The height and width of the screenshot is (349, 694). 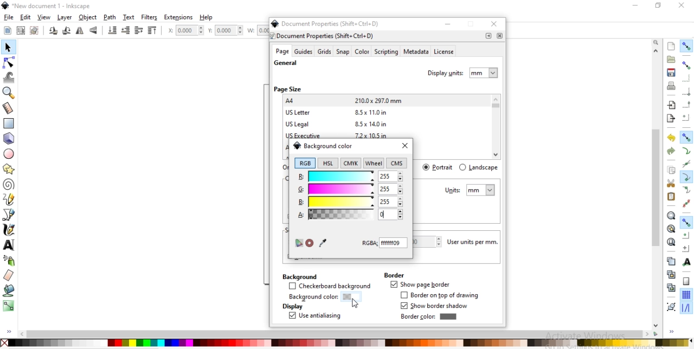 I want to click on vertical coordinate of selection, so click(x=227, y=30).